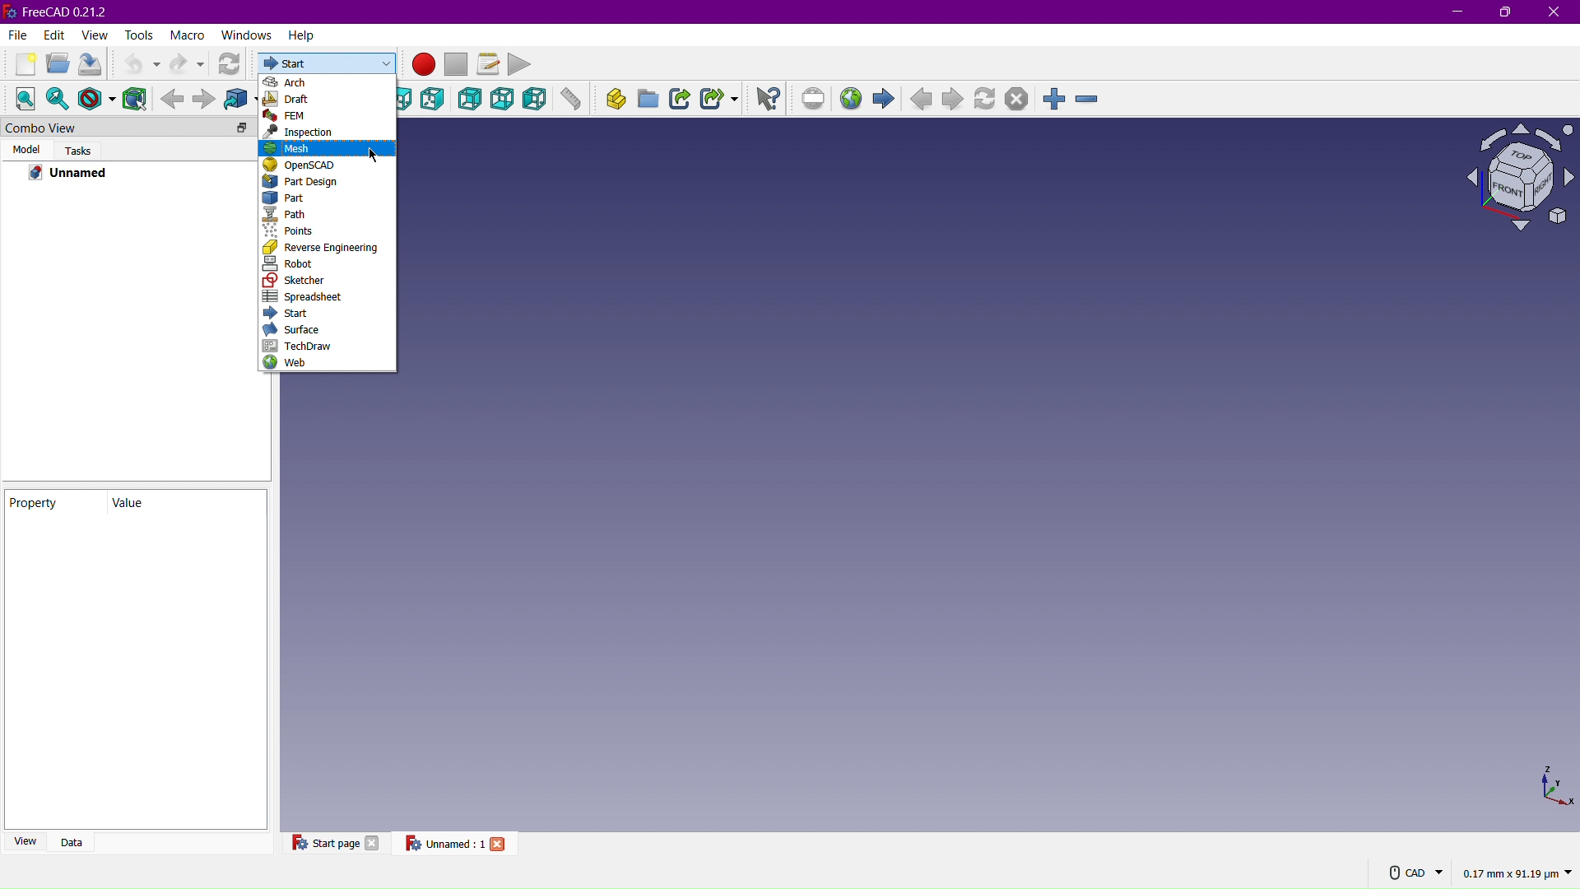 Image resolution: width=1580 pixels, height=889 pixels. I want to click on Maximize, so click(1508, 13).